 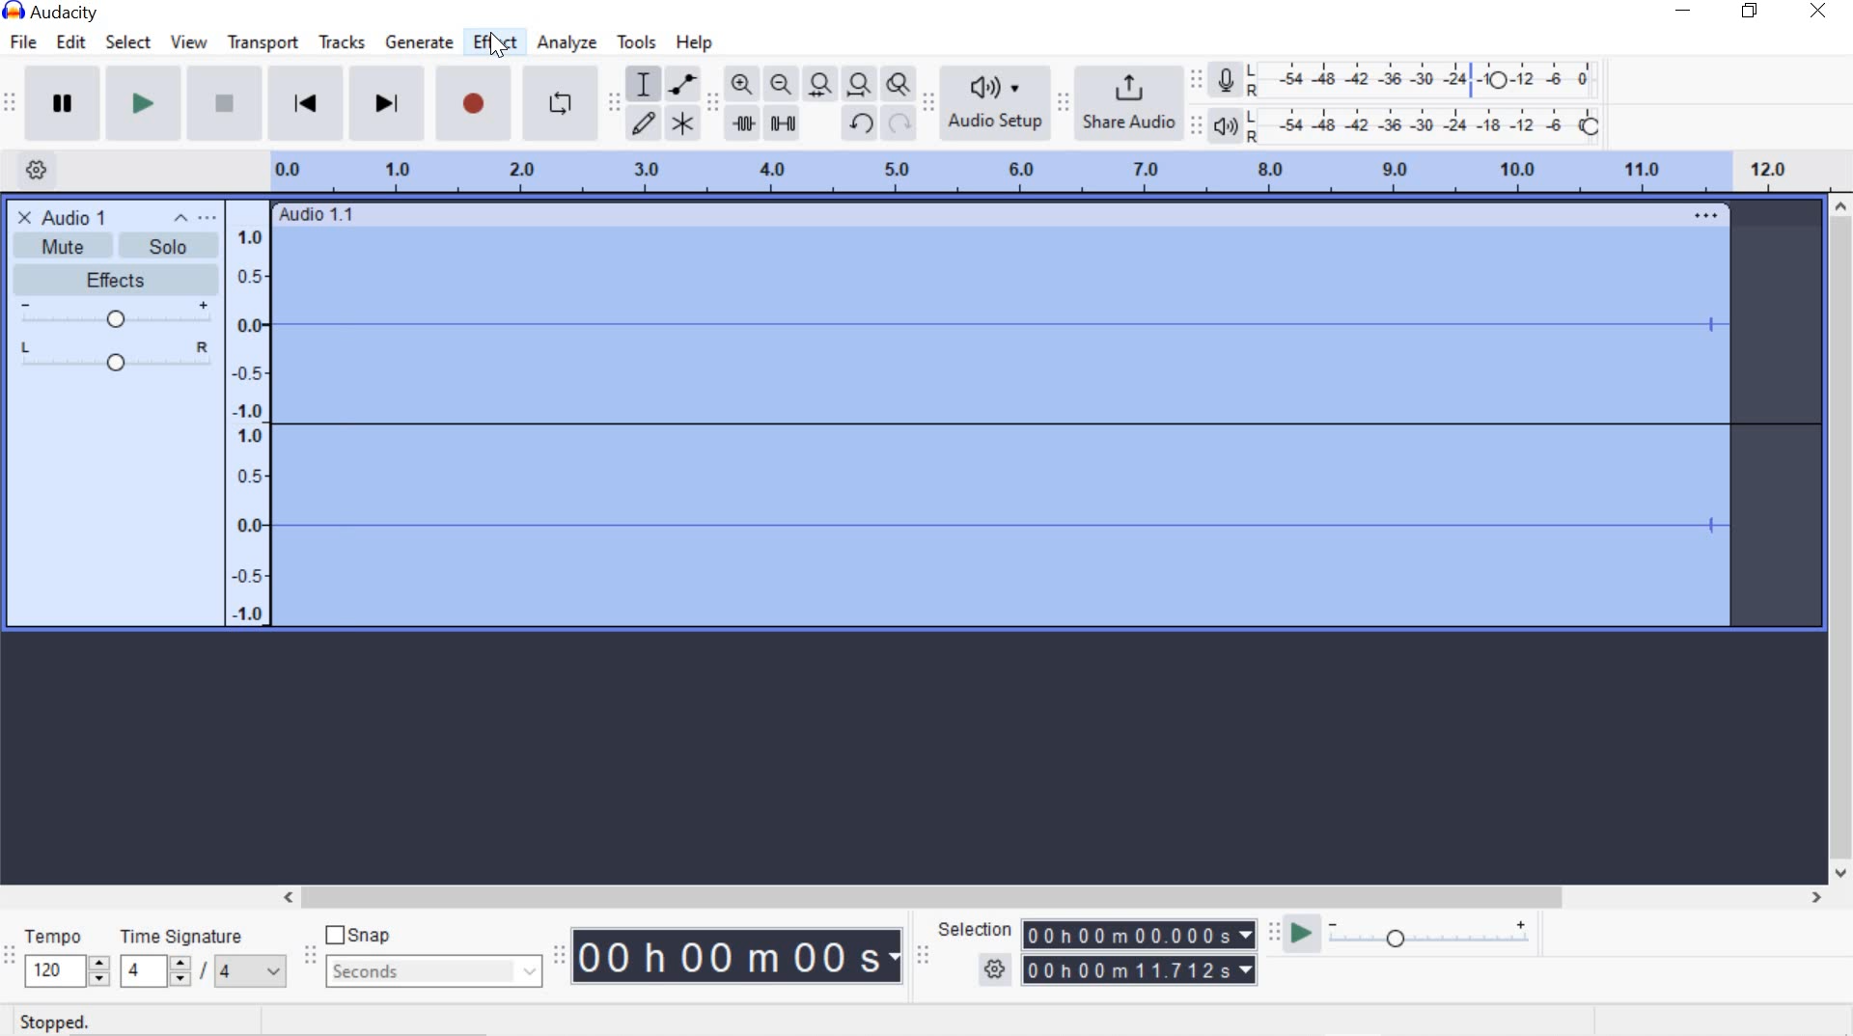 I want to click on Audio setup, so click(x=995, y=103).